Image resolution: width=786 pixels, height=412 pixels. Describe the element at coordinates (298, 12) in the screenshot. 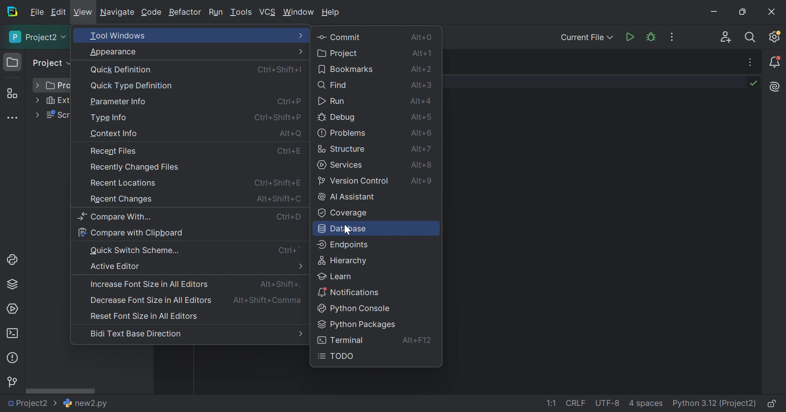

I see `Windows` at that location.